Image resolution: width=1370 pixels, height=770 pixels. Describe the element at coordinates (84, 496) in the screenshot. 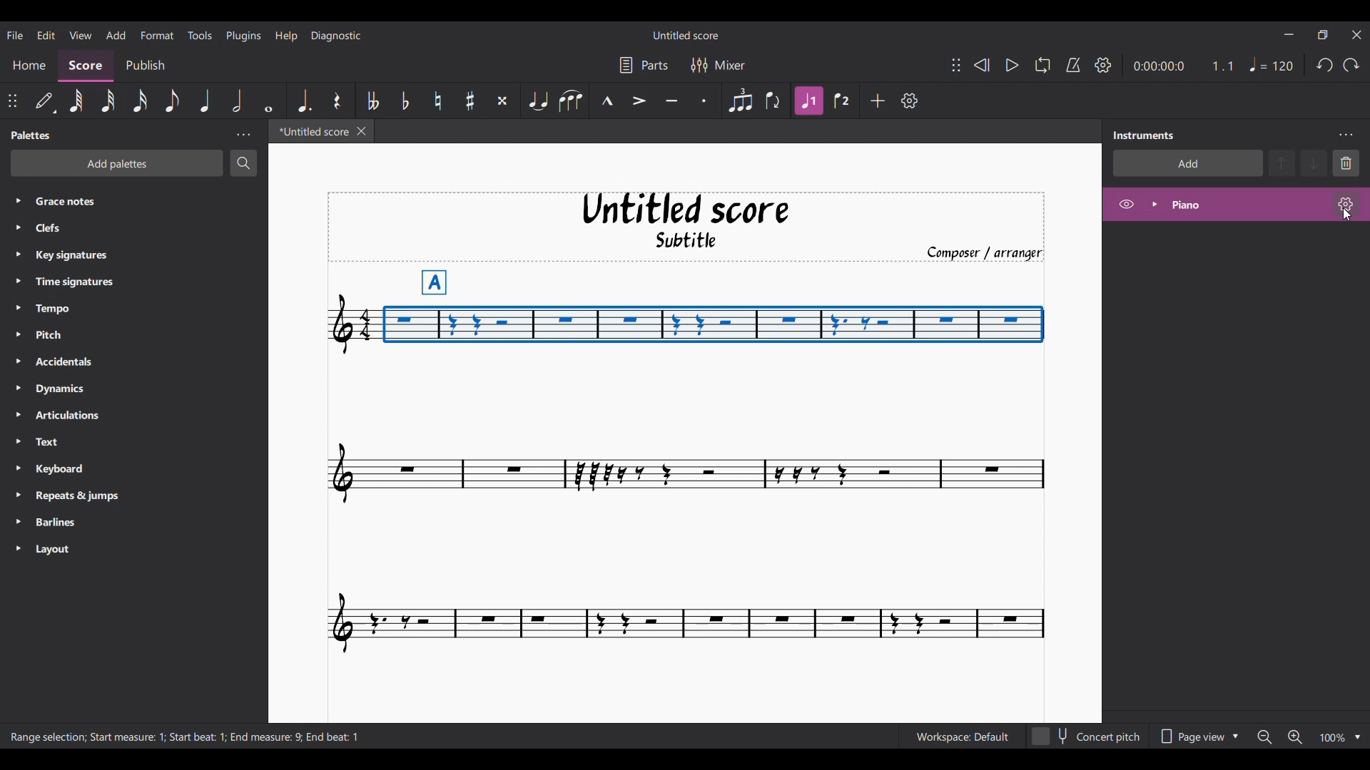

I see `Repeats & jumps` at that location.